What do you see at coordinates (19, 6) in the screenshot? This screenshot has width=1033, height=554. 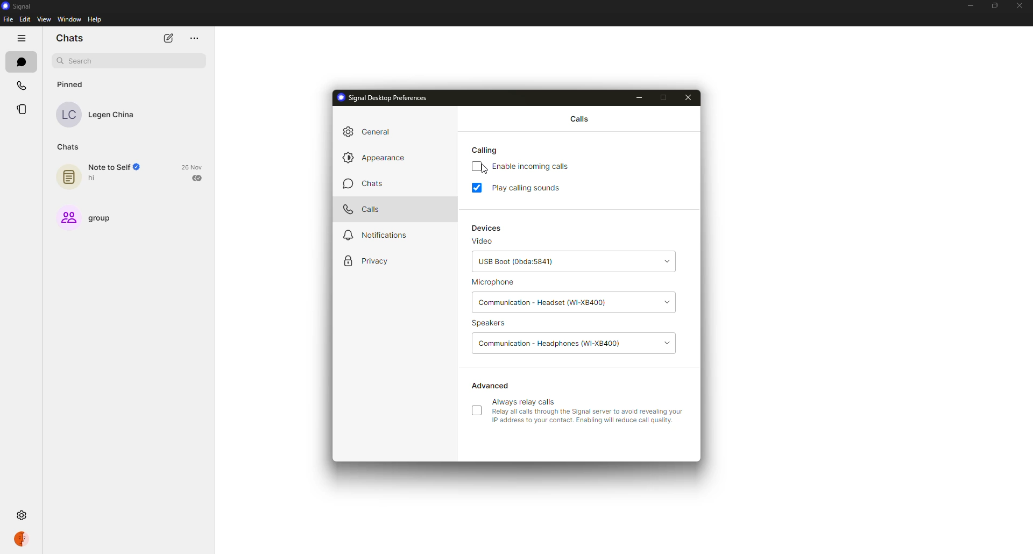 I see `signal` at bounding box center [19, 6].